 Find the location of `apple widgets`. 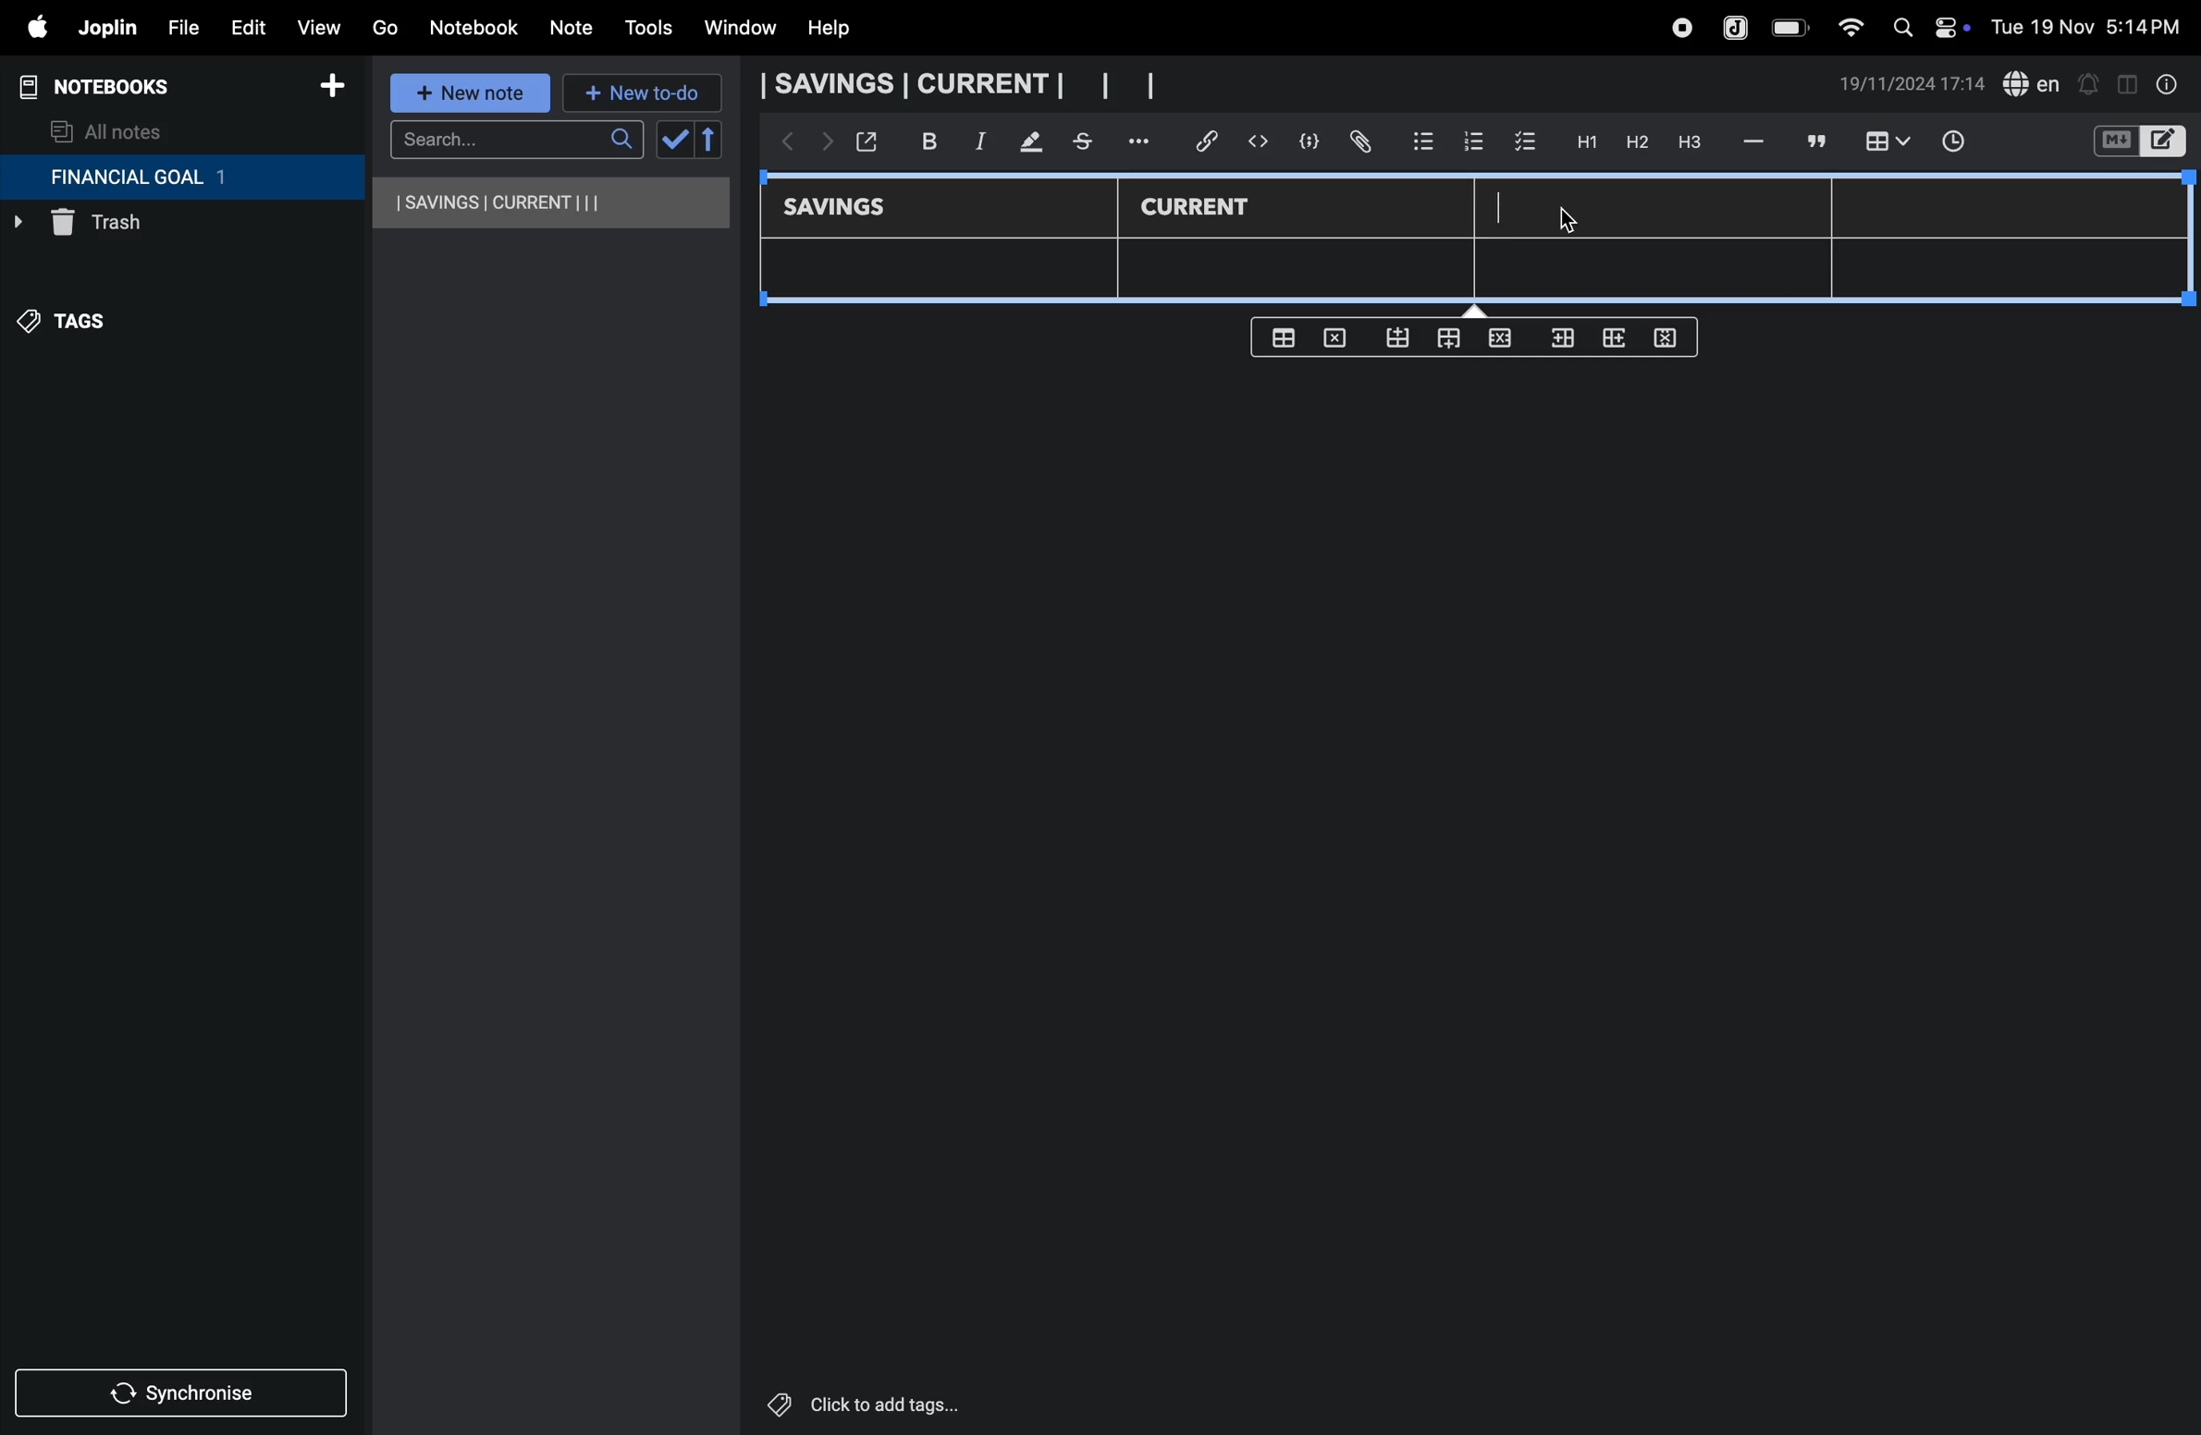

apple widgets is located at coordinates (1926, 25).